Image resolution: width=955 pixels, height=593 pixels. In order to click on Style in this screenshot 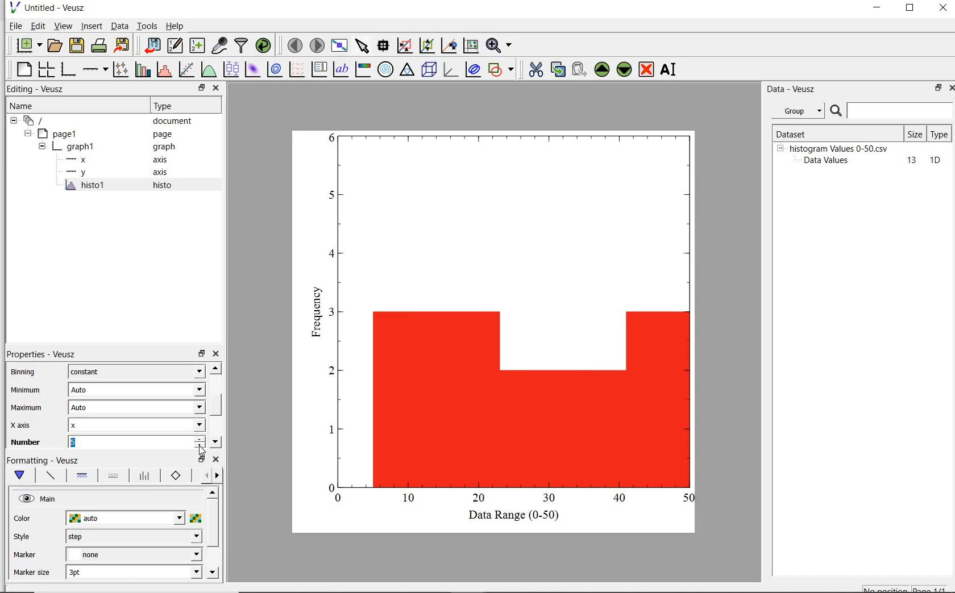, I will do `click(24, 538)`.